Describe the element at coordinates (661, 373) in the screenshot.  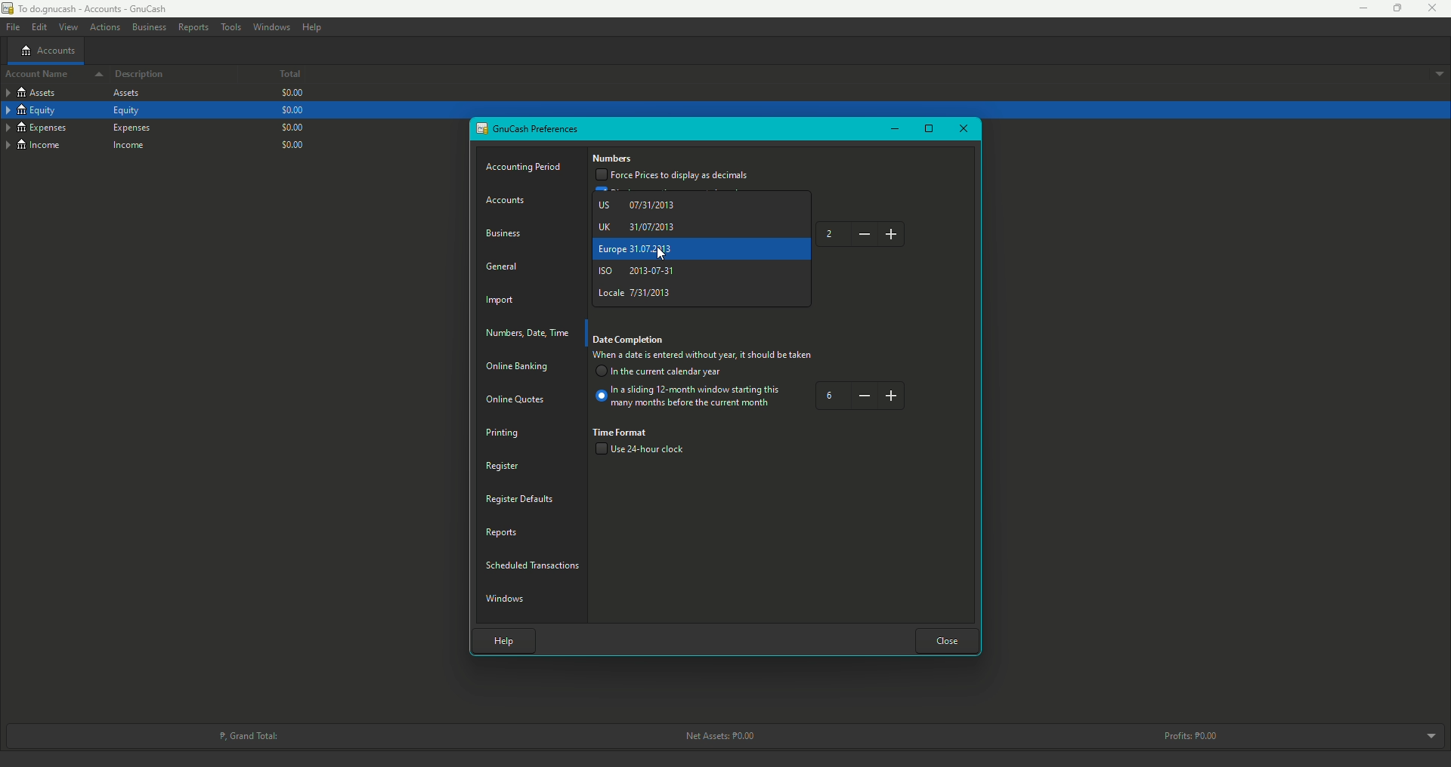
I see `In the current calendar year` at that location.